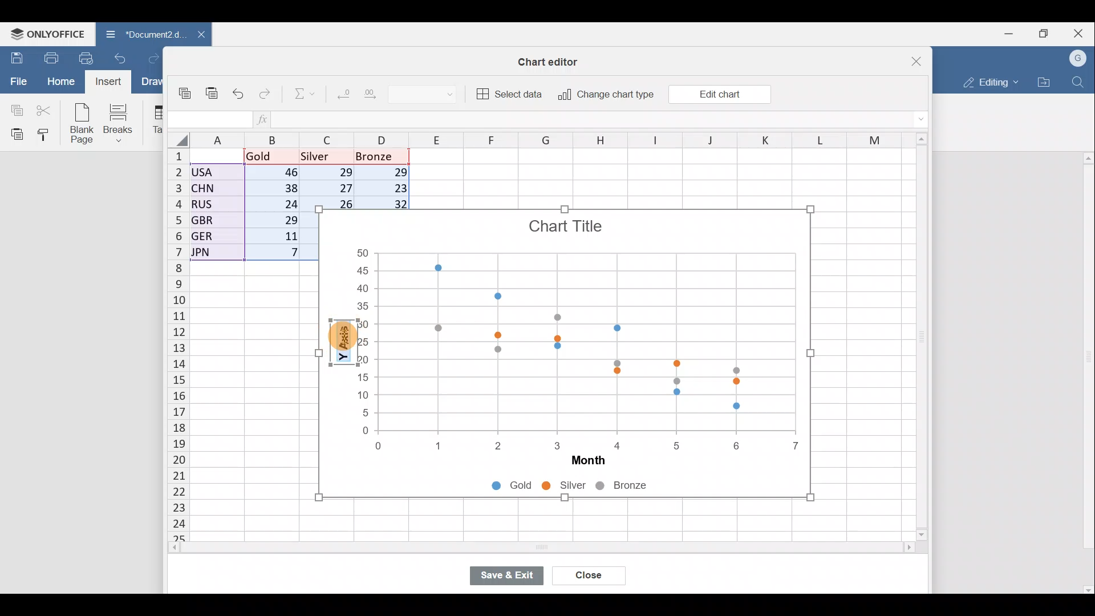 Image resolution: width=1095 pixels, height=616 pixels. What do you see at coordinates (83, 124) in the screenshot?
I see `Blank page` at bounding box center [83, 124].